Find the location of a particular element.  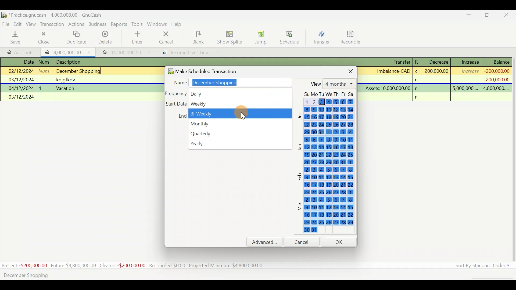

Actions is located at coordinates (76, 25).